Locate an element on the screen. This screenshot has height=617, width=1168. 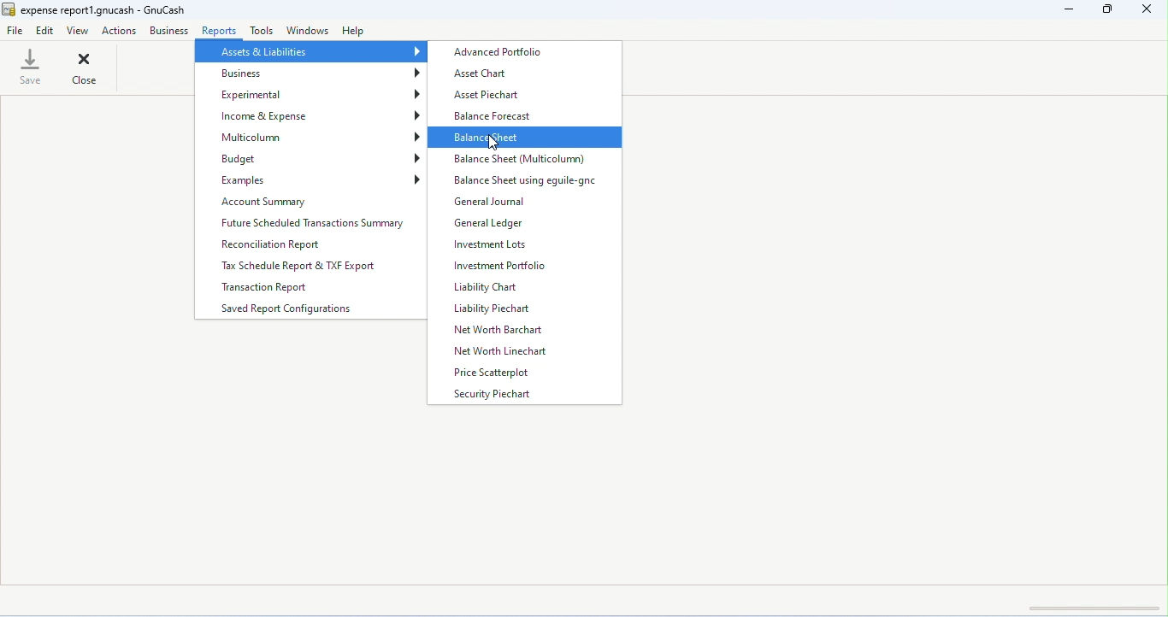
transaction report is located at coordinates (272, 289).